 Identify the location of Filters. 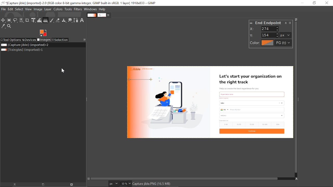
(79, 9).